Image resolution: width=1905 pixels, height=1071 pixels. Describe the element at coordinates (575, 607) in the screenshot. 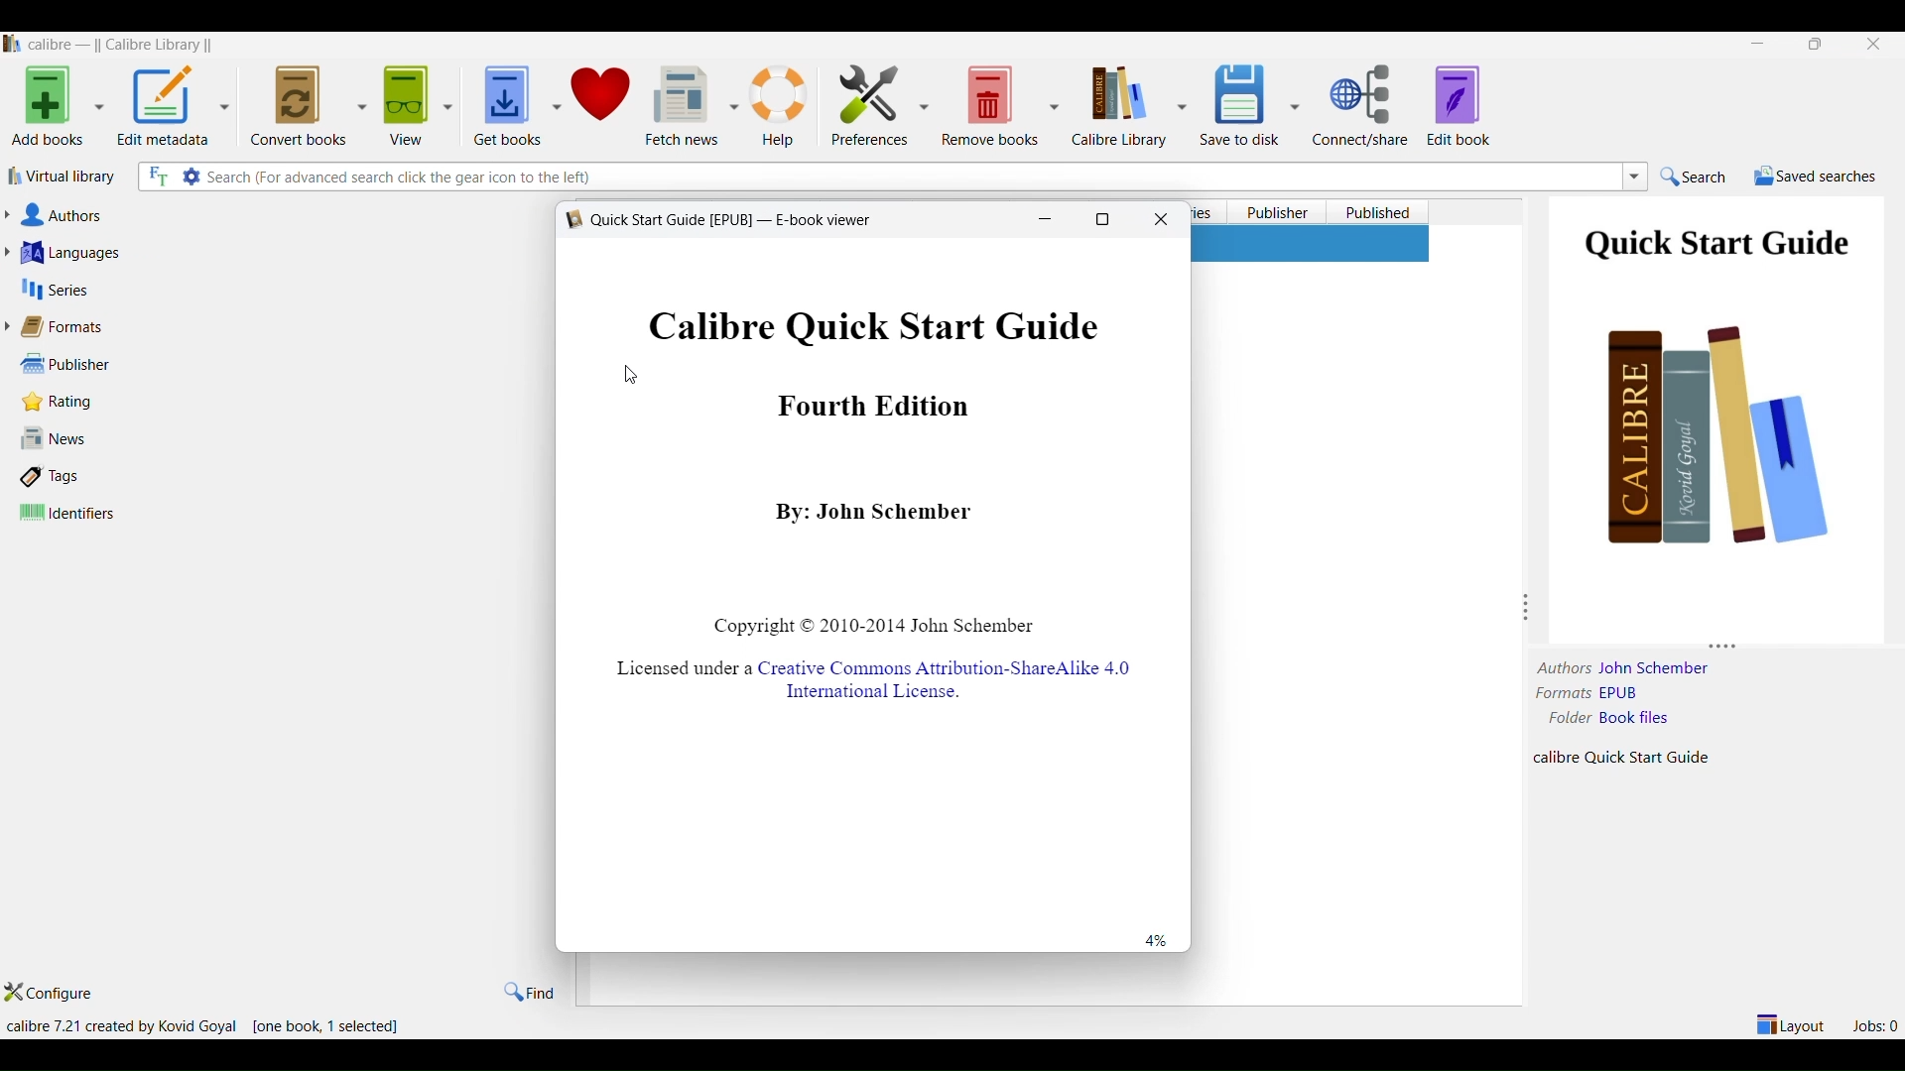

I see `resize` at that location.